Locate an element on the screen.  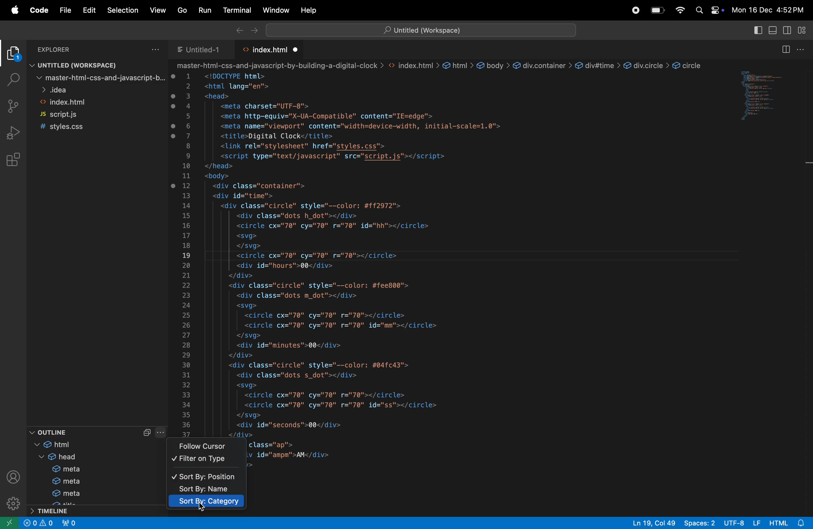
timeline is located at coordinates (60, 511).